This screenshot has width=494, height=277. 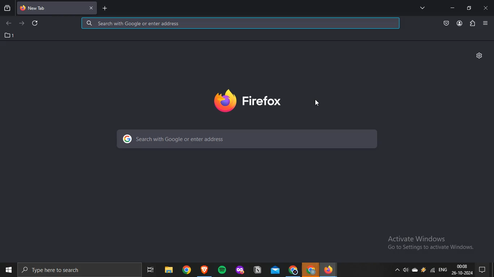 I want to click on extensions, so click(x=473, y=24).